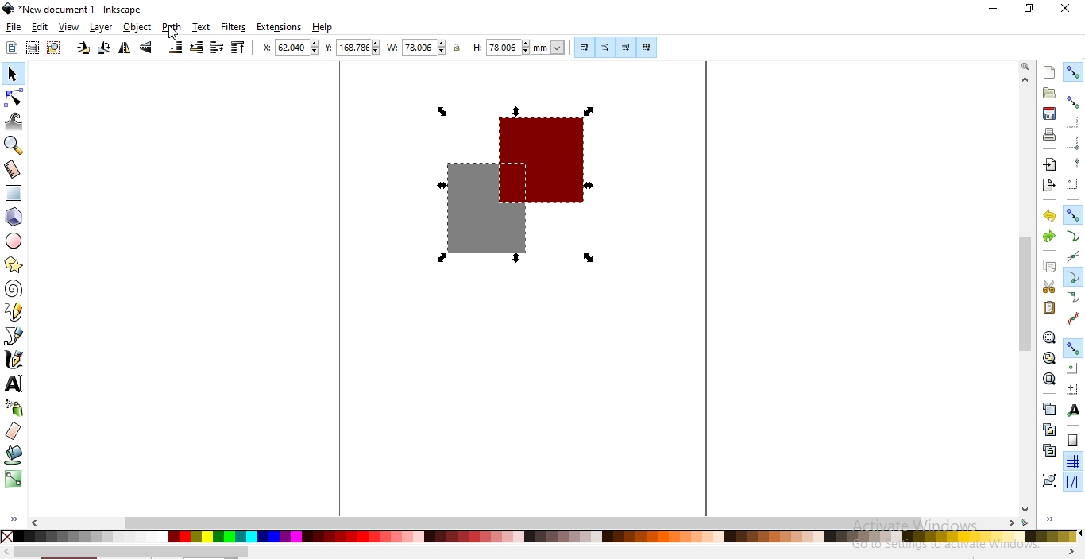 The height and width of the screenshot is (559, 1085). I want to click on new document 1 - Inkscape, so click(73, 9).